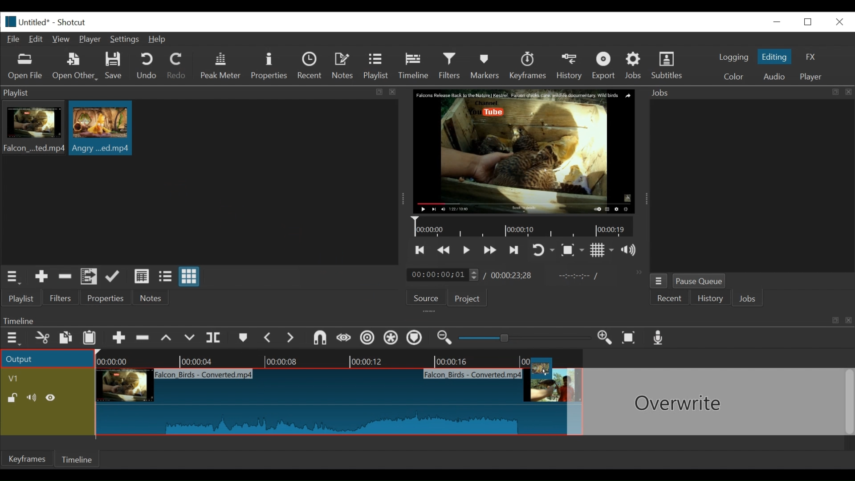 Image resolution: width=855 pixels, height=481 pixels. What do you see at coordinates (667, 65) in the screenshot?
I see `Subtitles` at bounding box center [667, 65].